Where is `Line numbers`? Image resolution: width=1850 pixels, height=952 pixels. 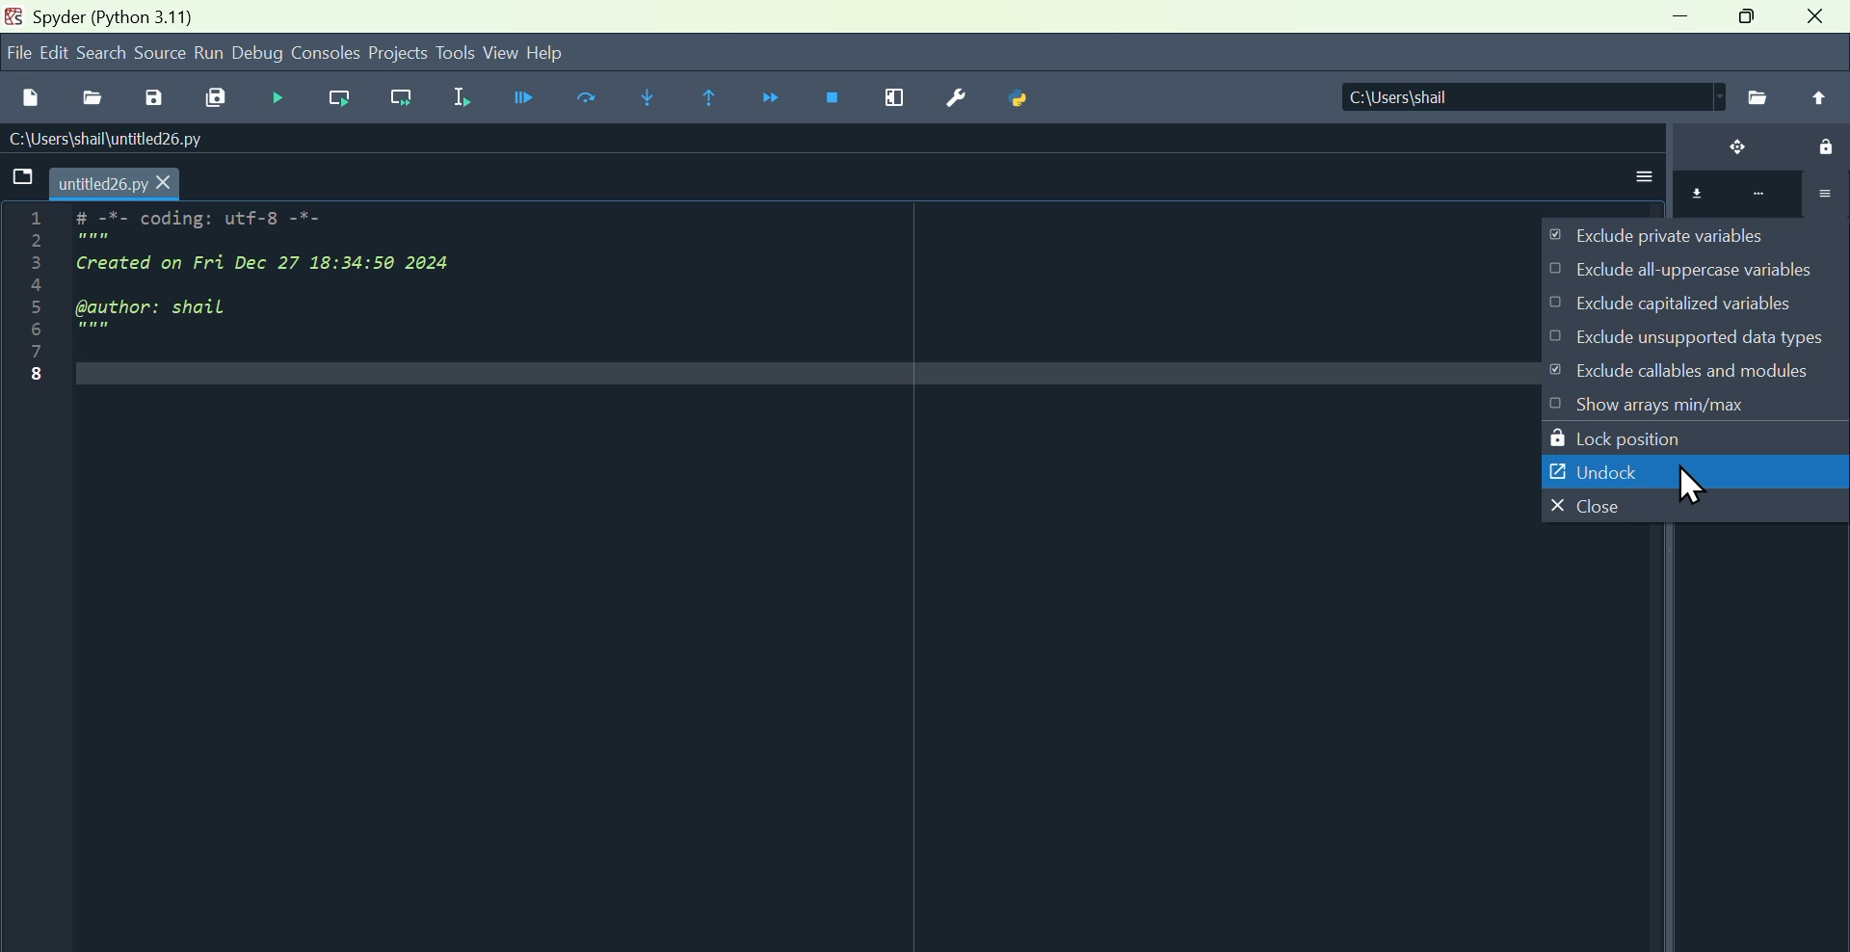 Line numbers is located at coordinates (24, 305).